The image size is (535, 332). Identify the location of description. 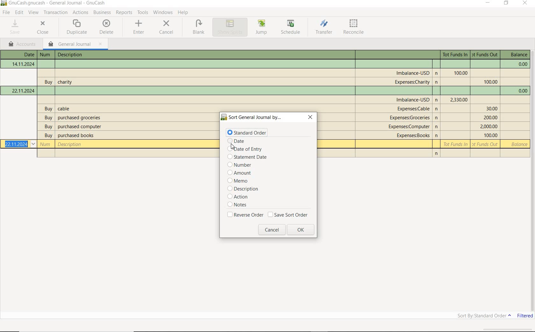
(76, 136).